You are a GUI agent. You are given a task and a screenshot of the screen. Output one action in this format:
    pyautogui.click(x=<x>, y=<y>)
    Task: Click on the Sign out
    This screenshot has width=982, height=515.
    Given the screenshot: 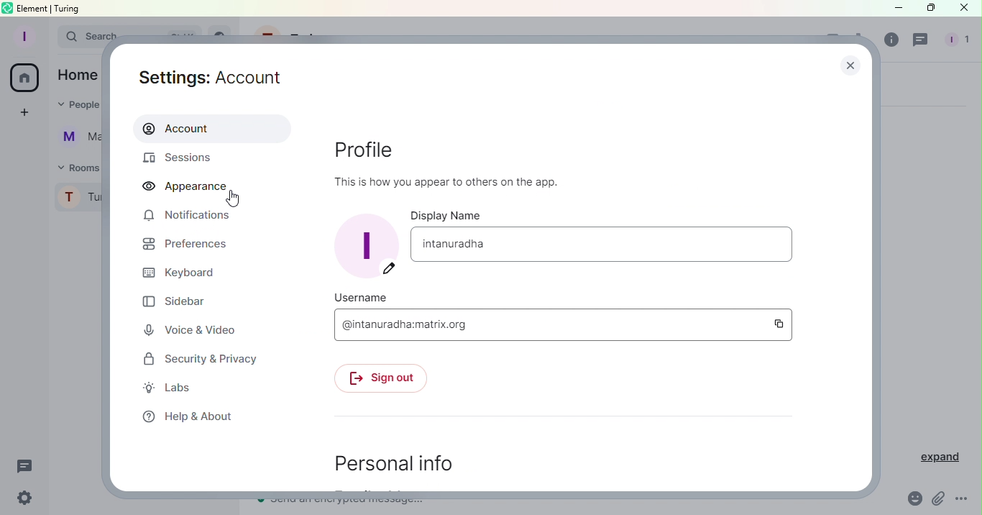 What is the action you would take?
    pyautogui.click(x=378, y=379)
    